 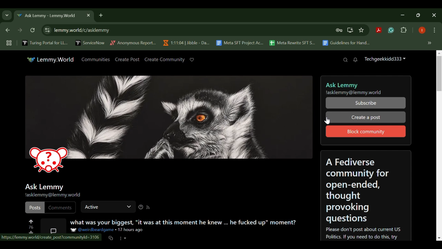 What do you see at coordinates (96, 59) in the screenshot?
I see `Communities Page` at bounding box center [96, 59].